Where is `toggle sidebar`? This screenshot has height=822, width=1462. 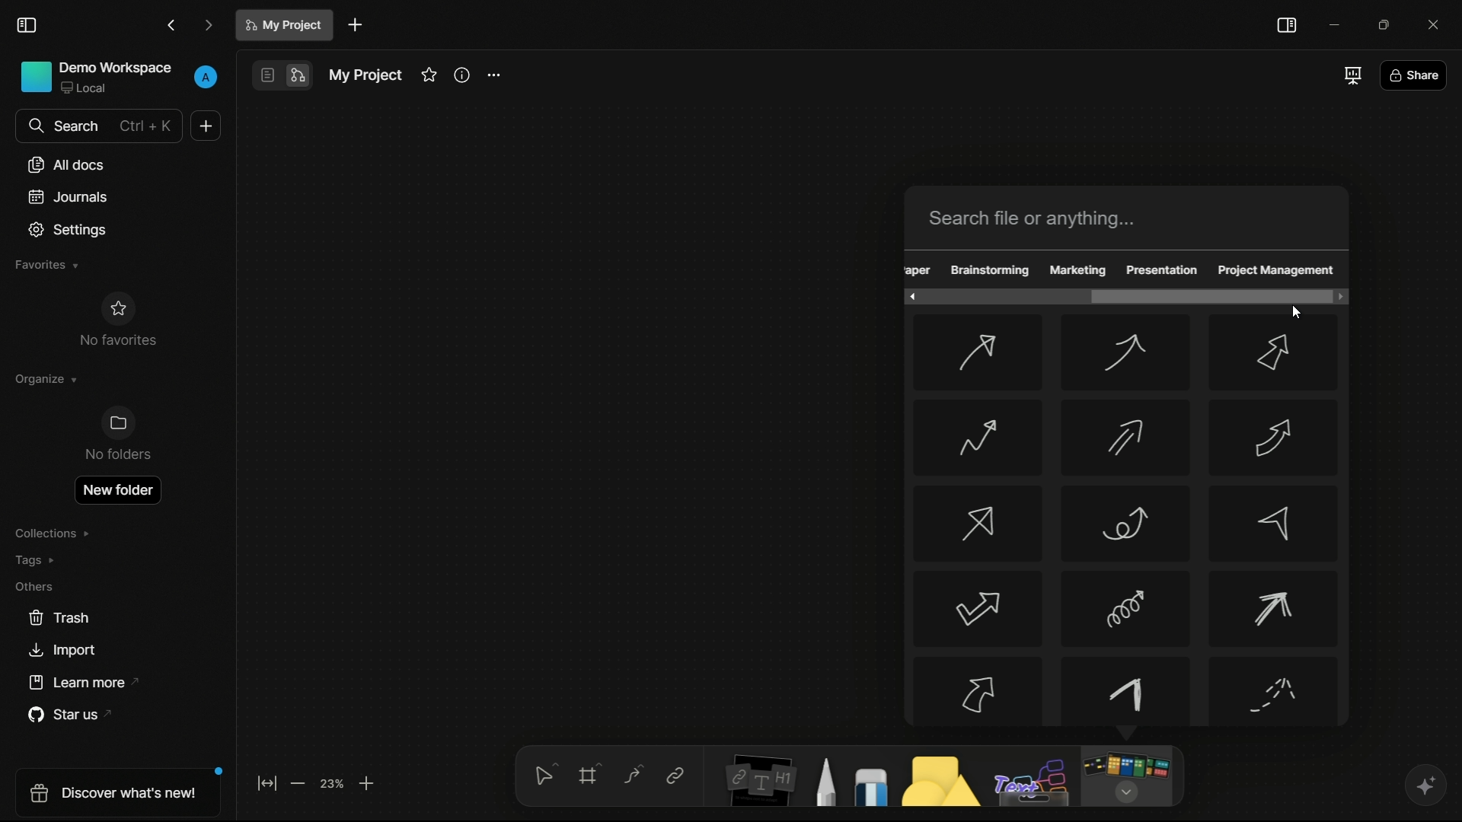
toggle sidebar is located at coordinates (1286, 25).